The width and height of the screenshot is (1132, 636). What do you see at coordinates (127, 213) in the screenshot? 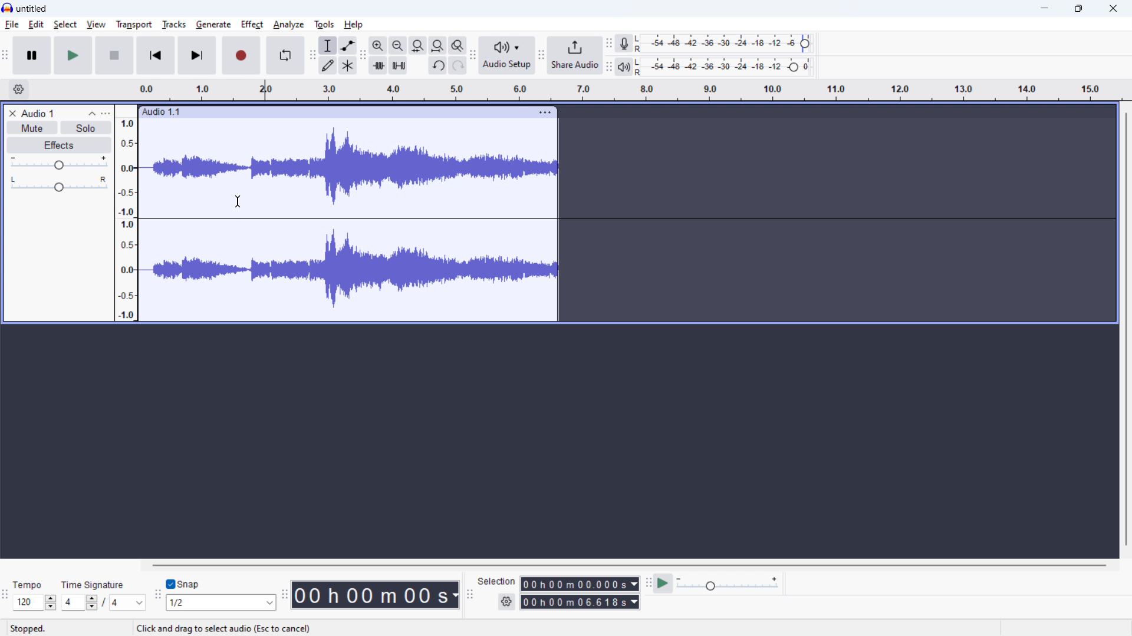
I see `amplitude` at bounding box center [127, 213].